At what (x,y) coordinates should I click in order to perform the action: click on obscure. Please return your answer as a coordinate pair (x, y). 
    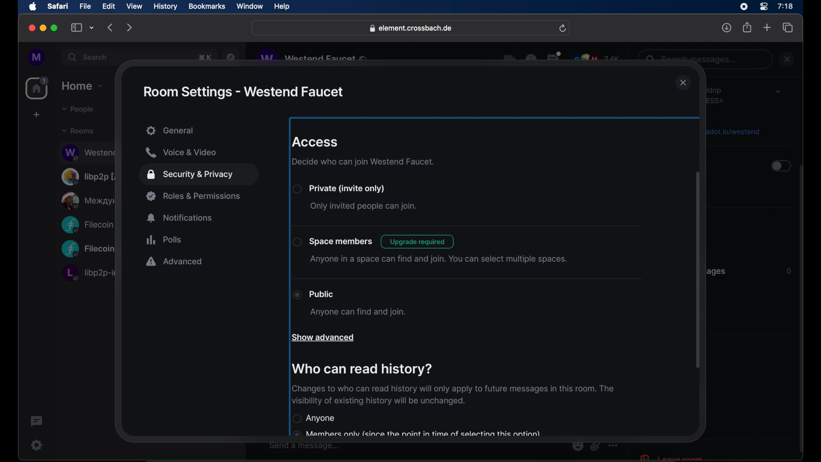
    Looking at the image, I should click on (313, 57).